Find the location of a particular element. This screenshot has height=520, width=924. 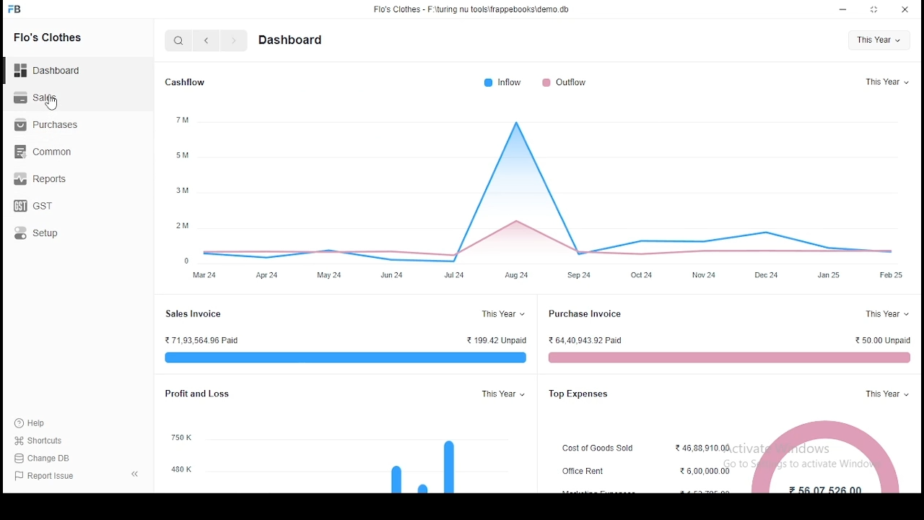

dashboard is located at coordinates (289, 40).